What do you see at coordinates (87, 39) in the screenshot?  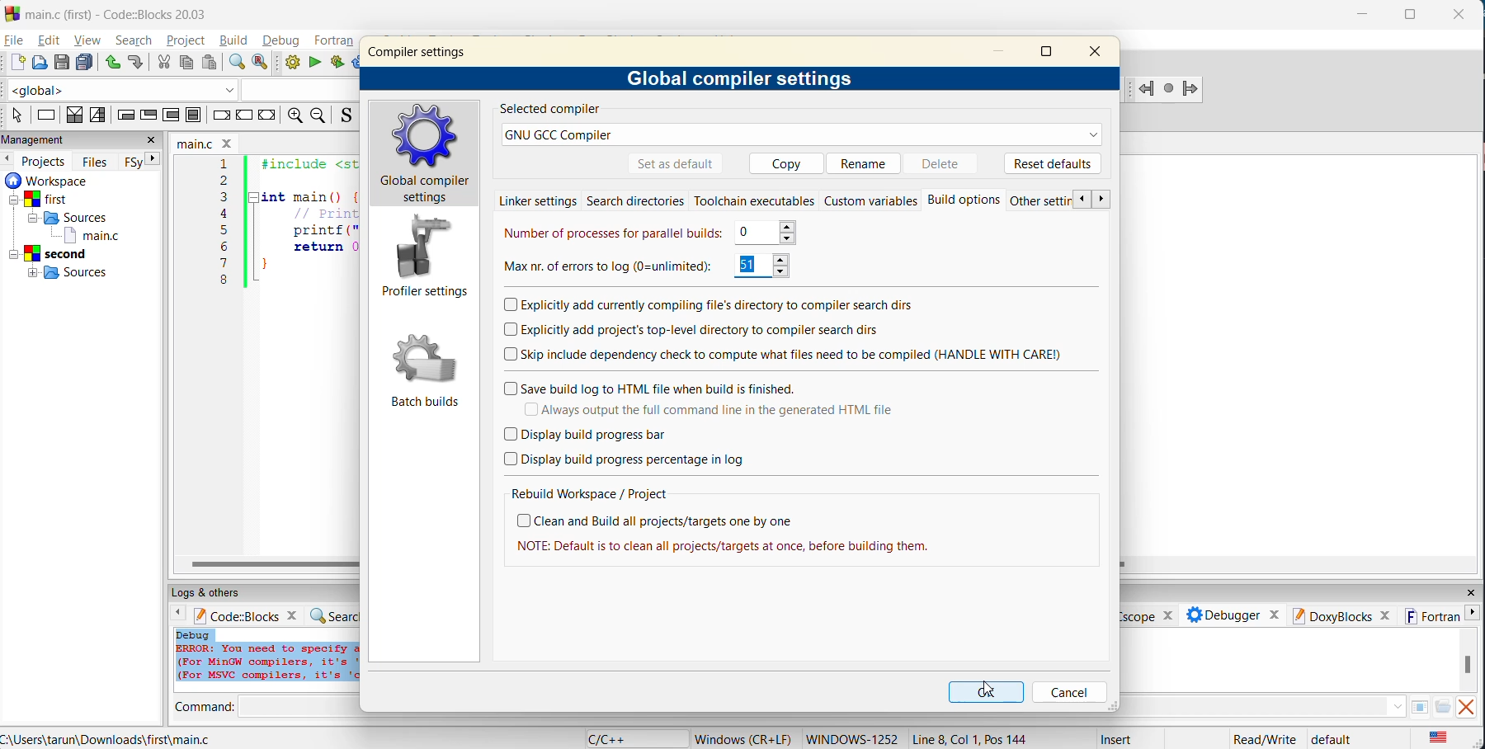 I see `view` at bounding box center [87, 39].